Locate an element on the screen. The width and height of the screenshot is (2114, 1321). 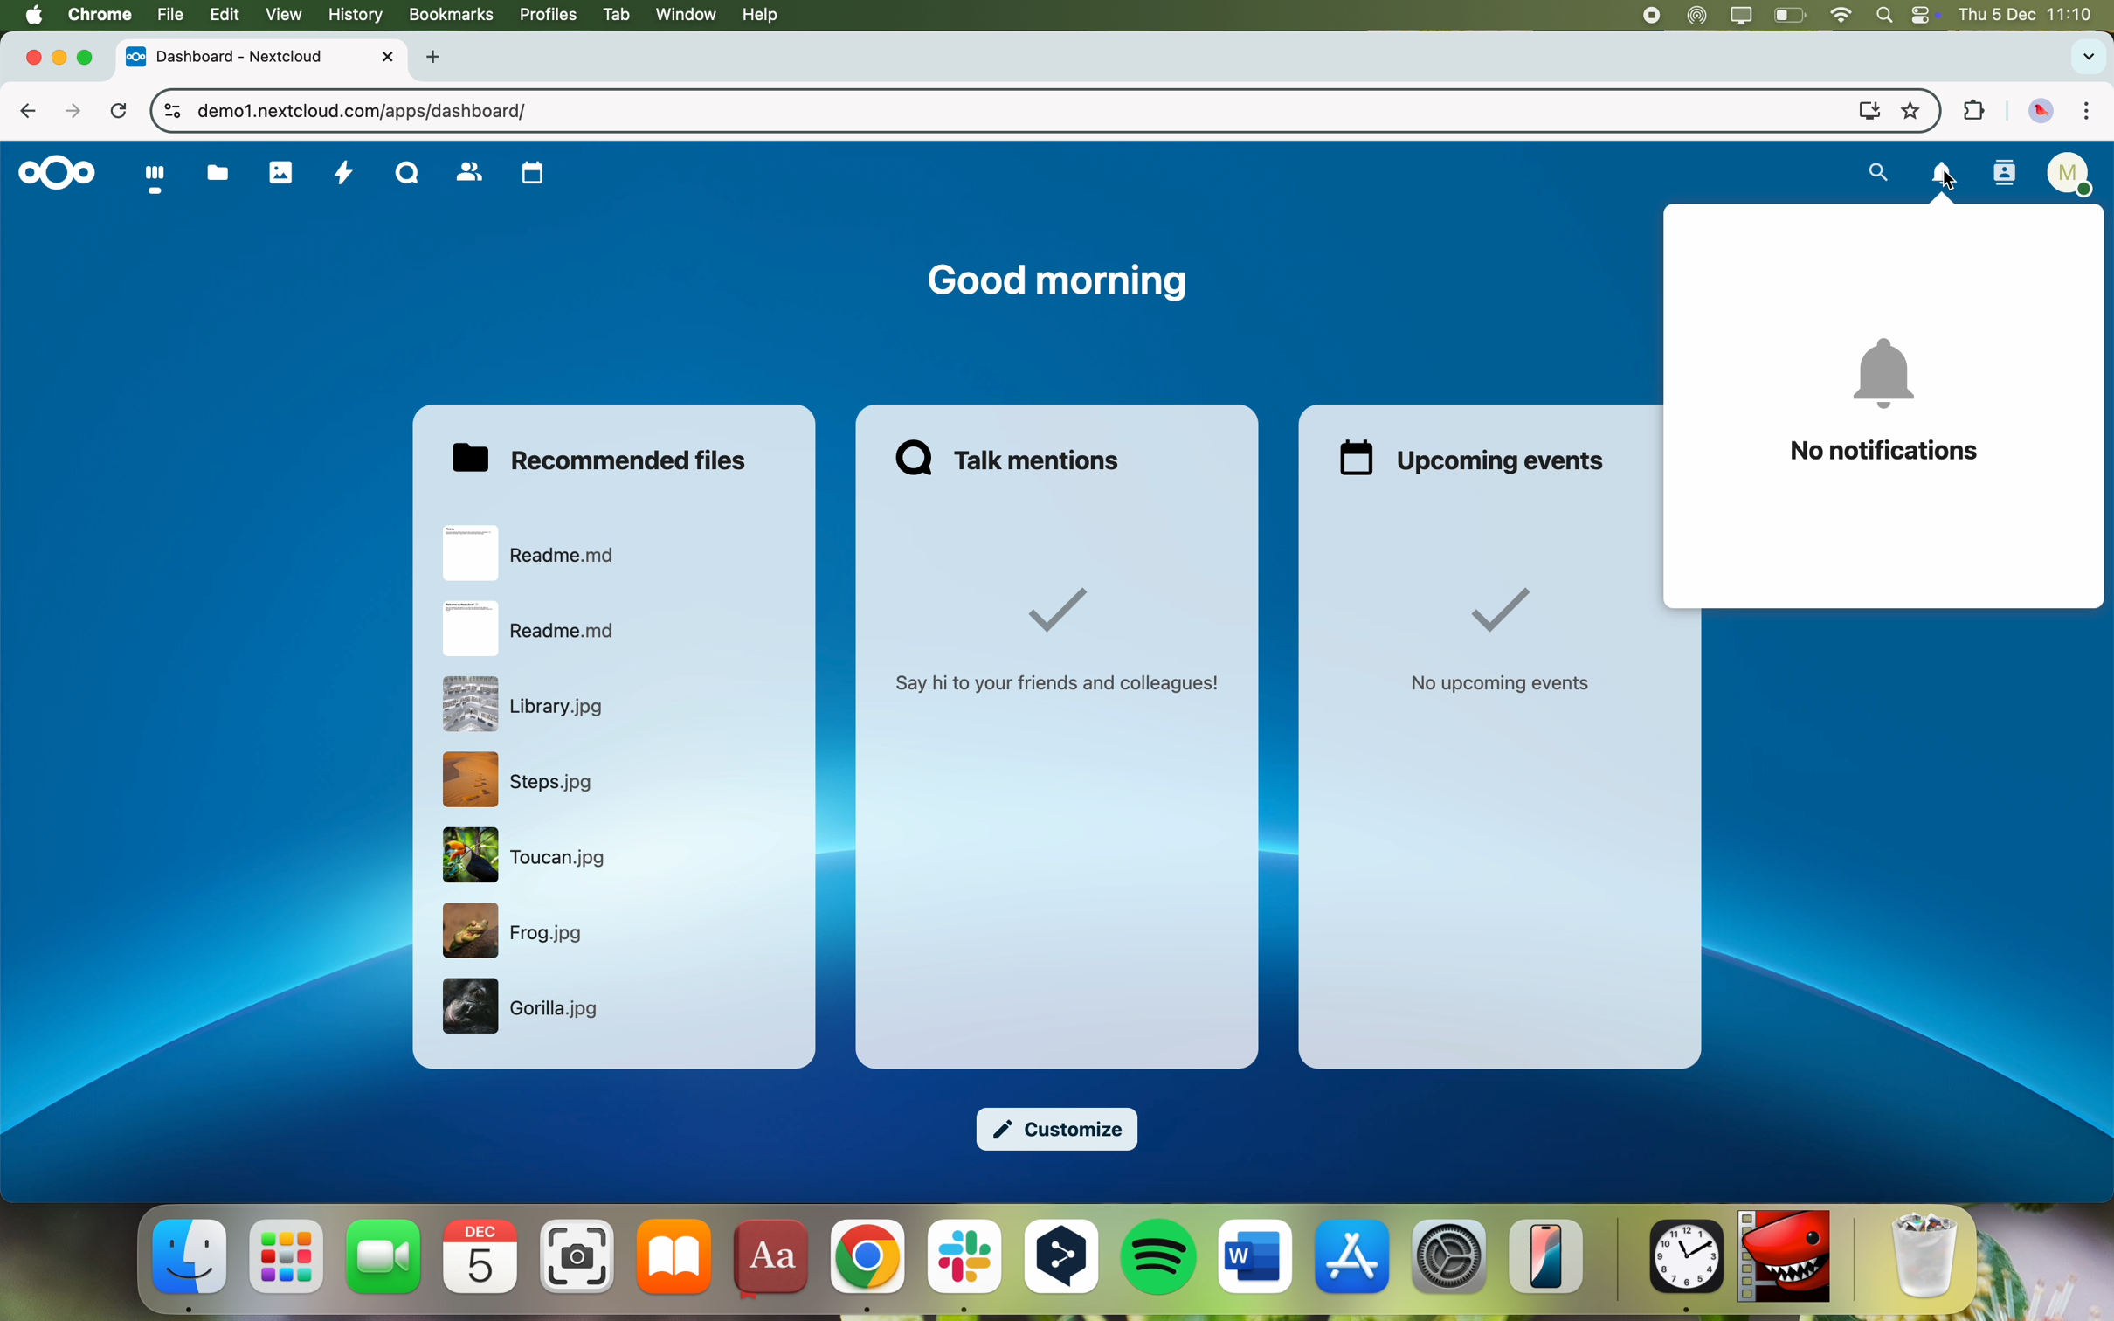
extensions is located at coordinates (1971, 113).